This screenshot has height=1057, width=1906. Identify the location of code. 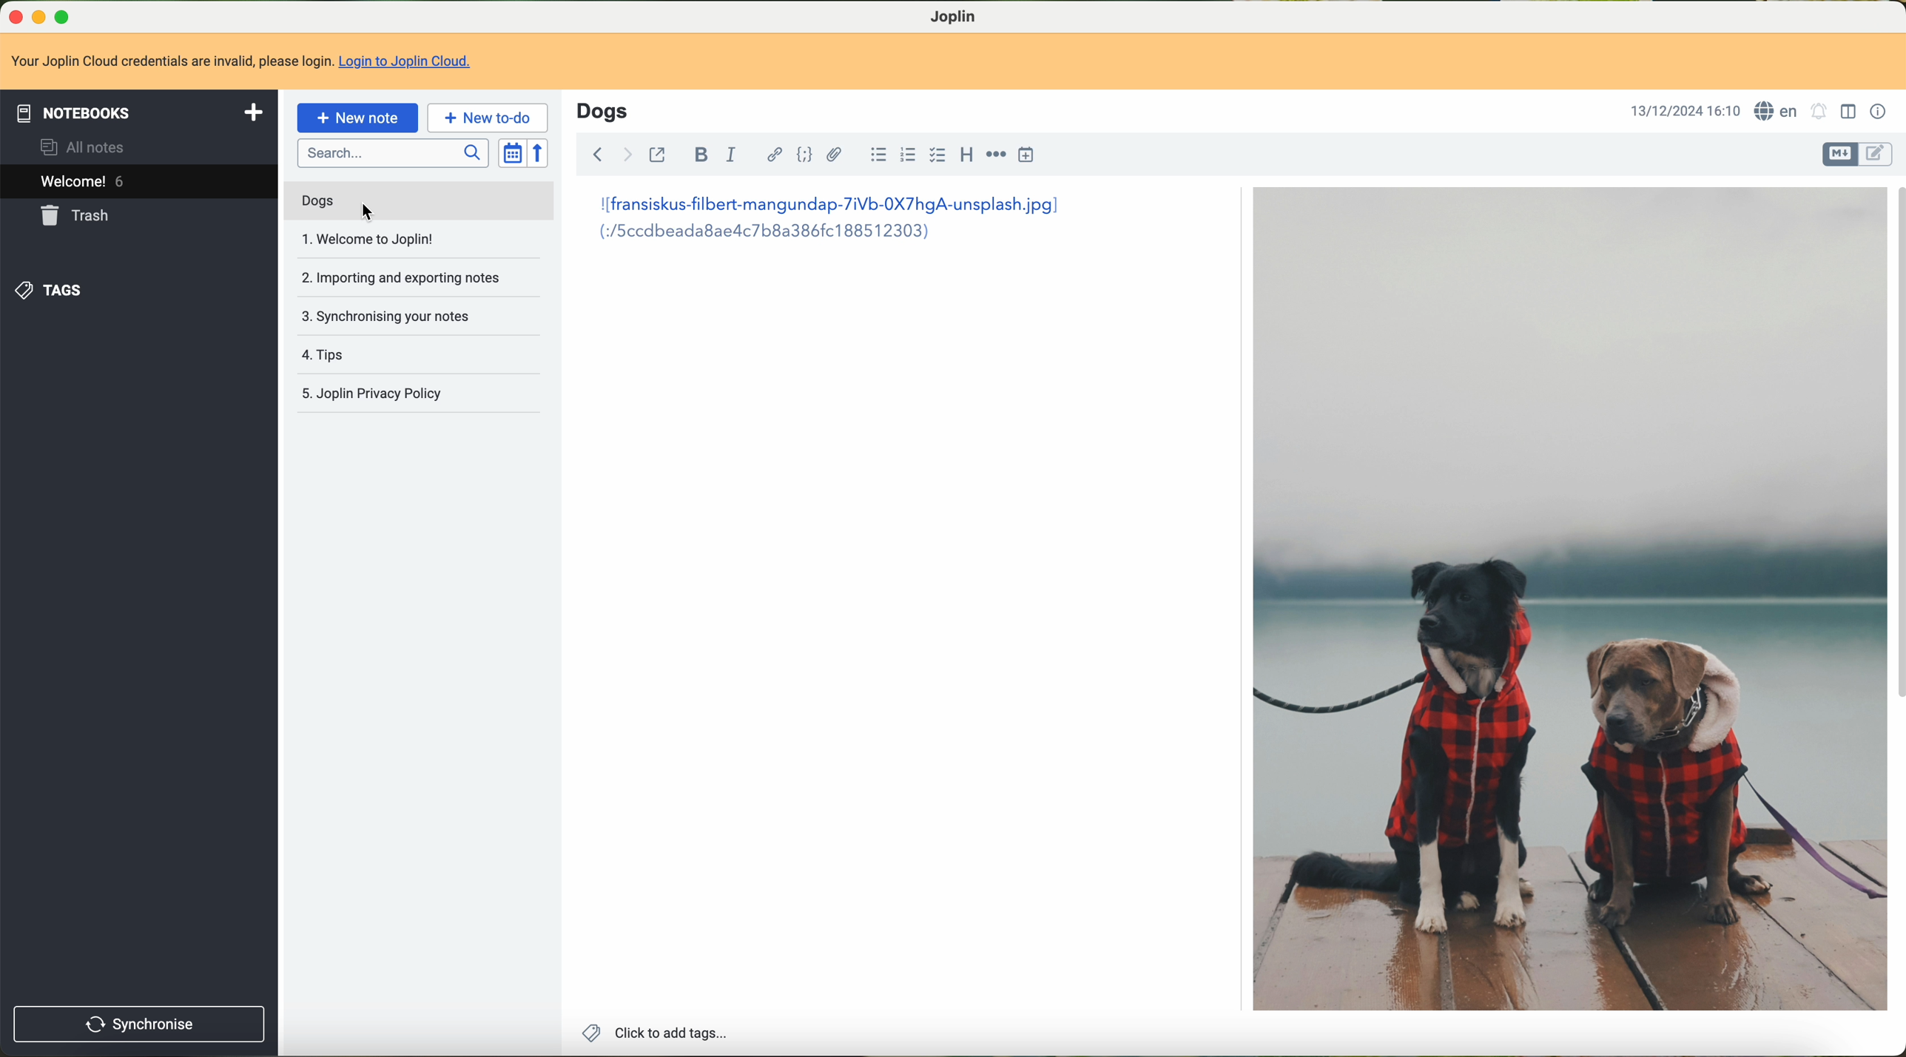
(806, 156).